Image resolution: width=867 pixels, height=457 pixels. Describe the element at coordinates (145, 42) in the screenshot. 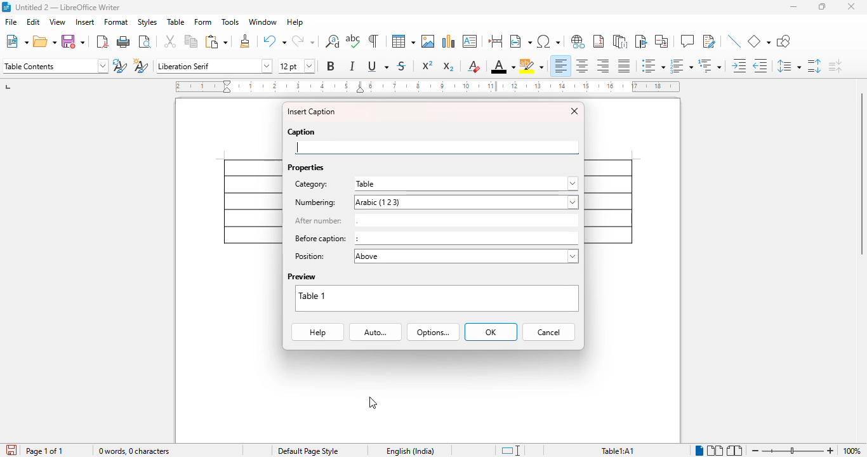

I see `toggle print preview` at that location.